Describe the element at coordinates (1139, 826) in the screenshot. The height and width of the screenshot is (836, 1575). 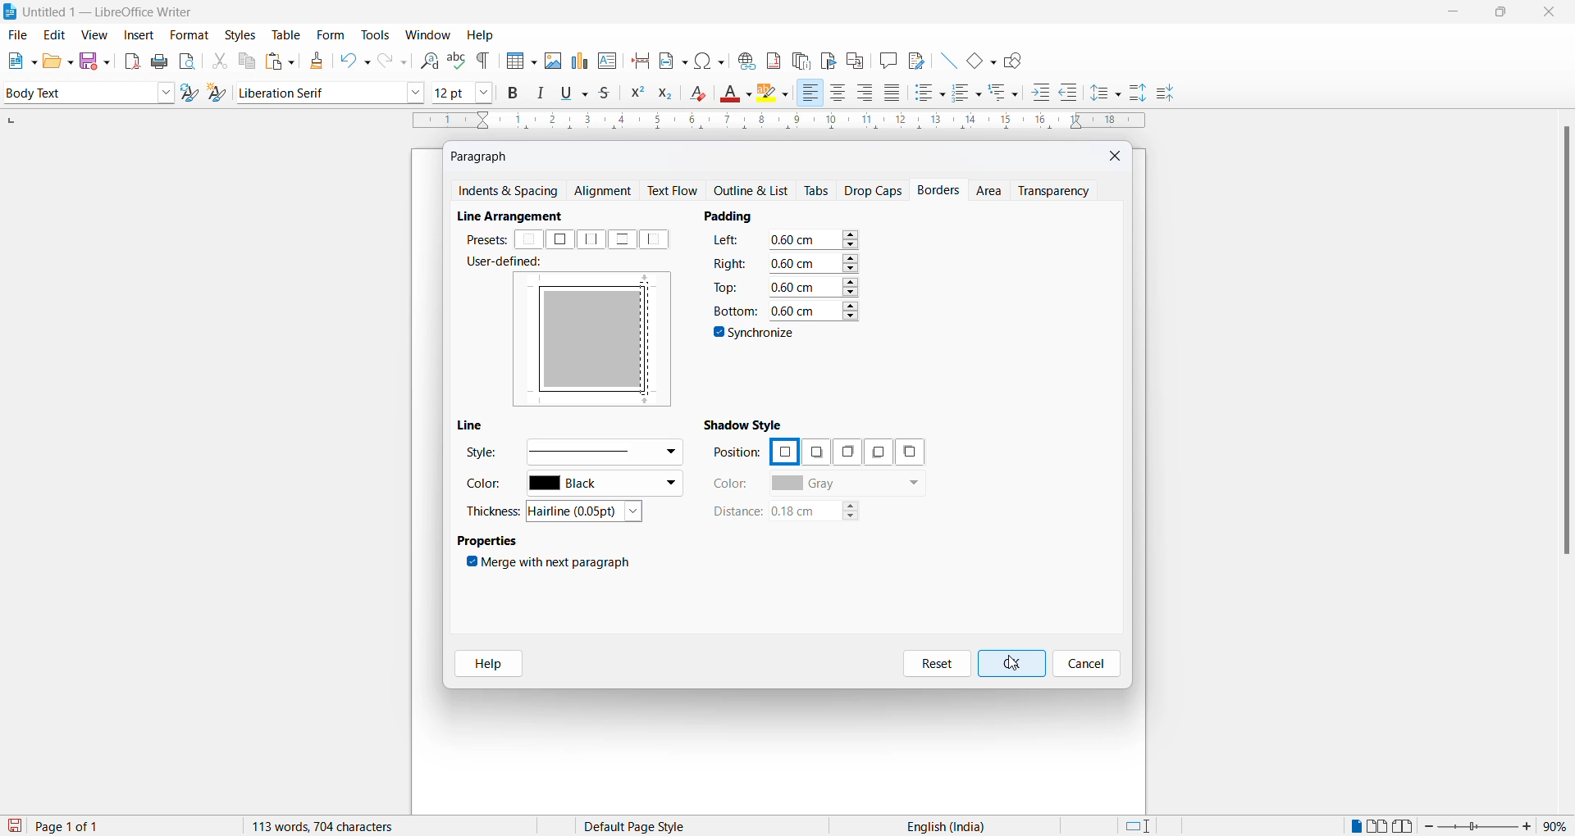
I see `standard selection` at that location.